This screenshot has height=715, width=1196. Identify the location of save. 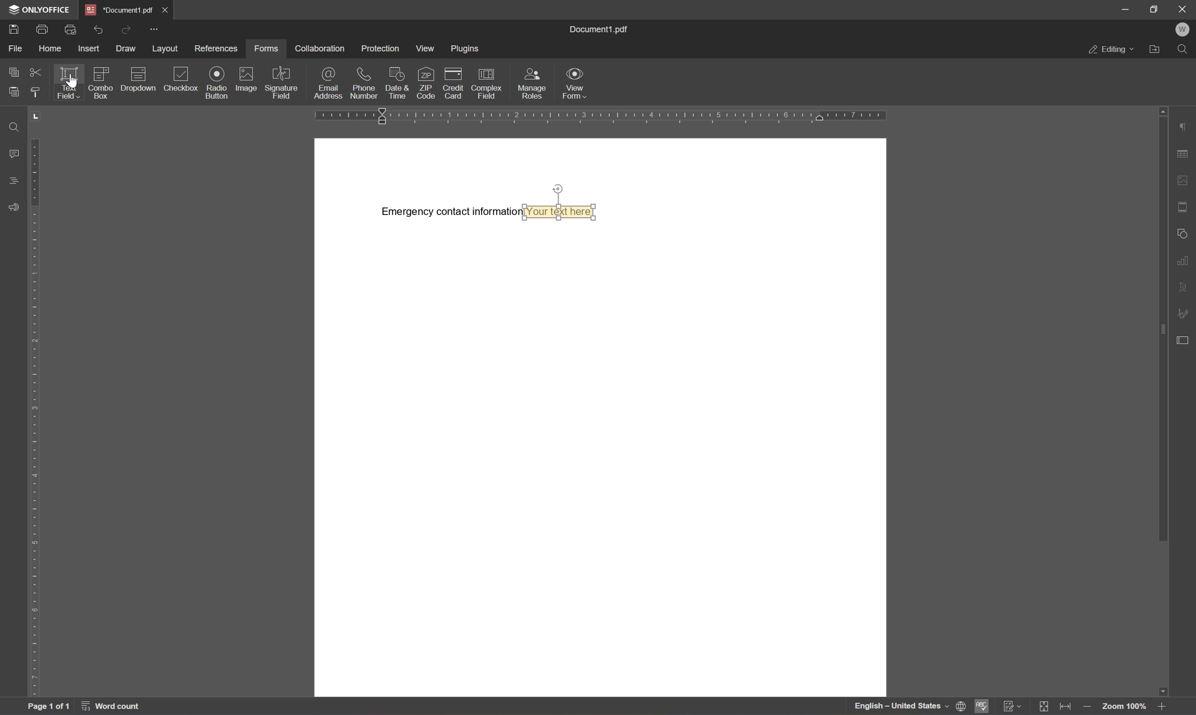
(16, 27).